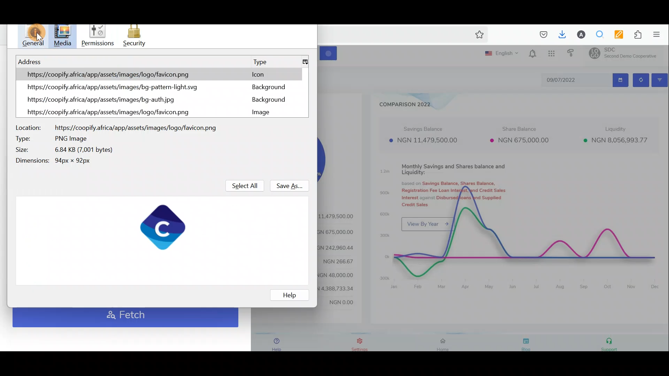 This screenshot has height=376, width=669. I want to click on Dimensions, so click(61, 160).